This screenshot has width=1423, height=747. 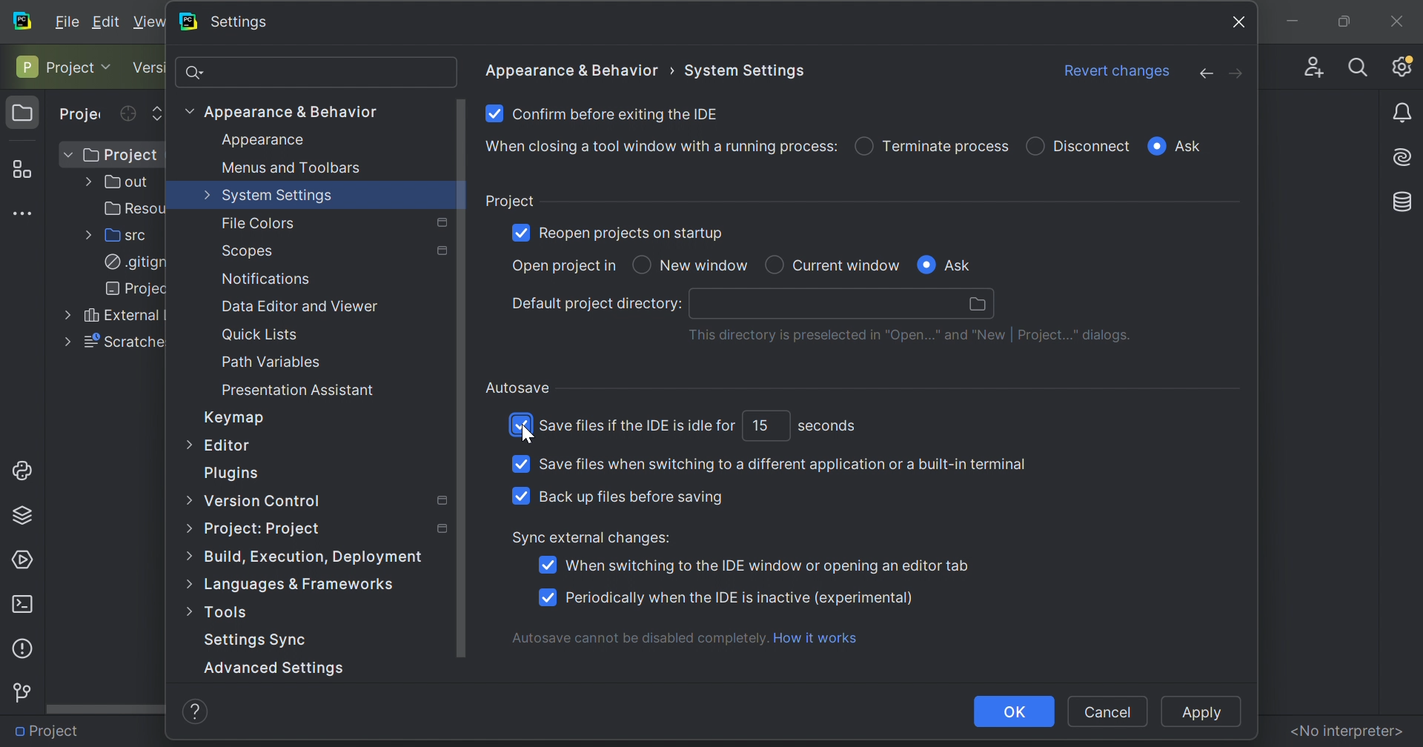 I want to click on This directory is preselected in "Open" and "New | project..." dialogs., so click(x=911, y=336).